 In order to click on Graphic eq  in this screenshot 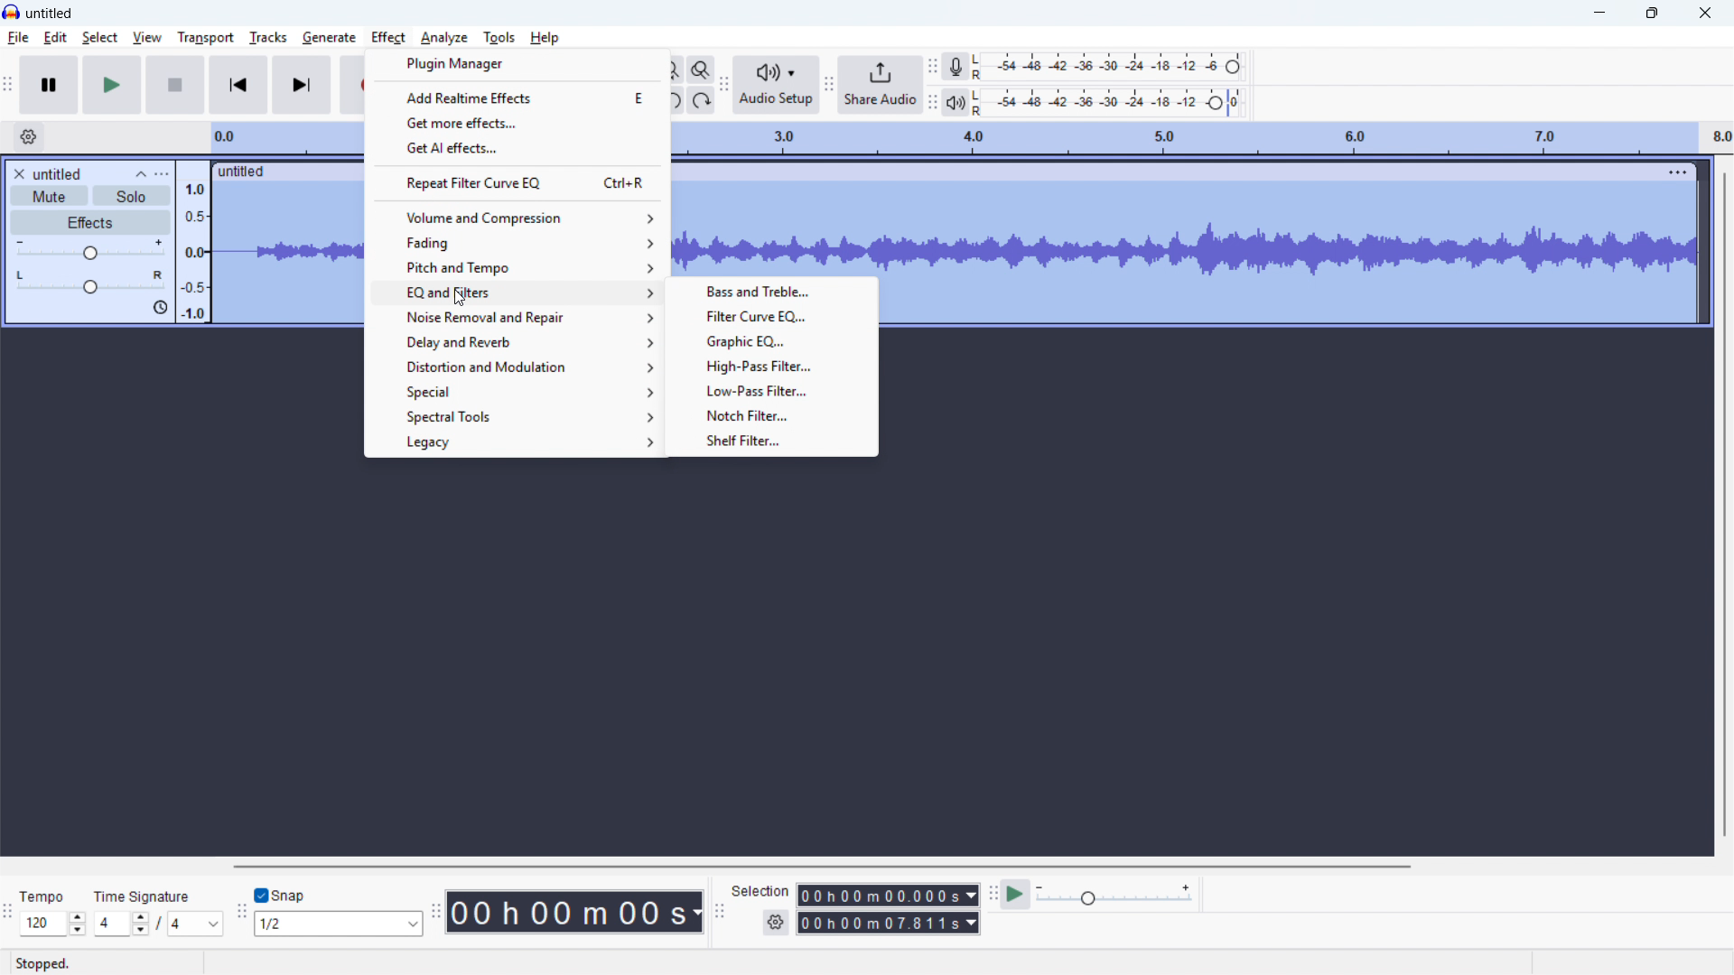, I will do `click(772, 339)`.